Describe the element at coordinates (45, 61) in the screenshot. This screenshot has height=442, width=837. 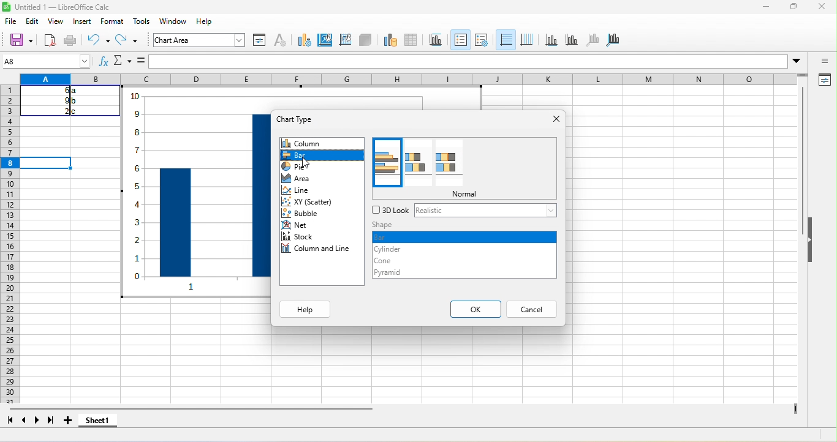
I see `A8` at that location.